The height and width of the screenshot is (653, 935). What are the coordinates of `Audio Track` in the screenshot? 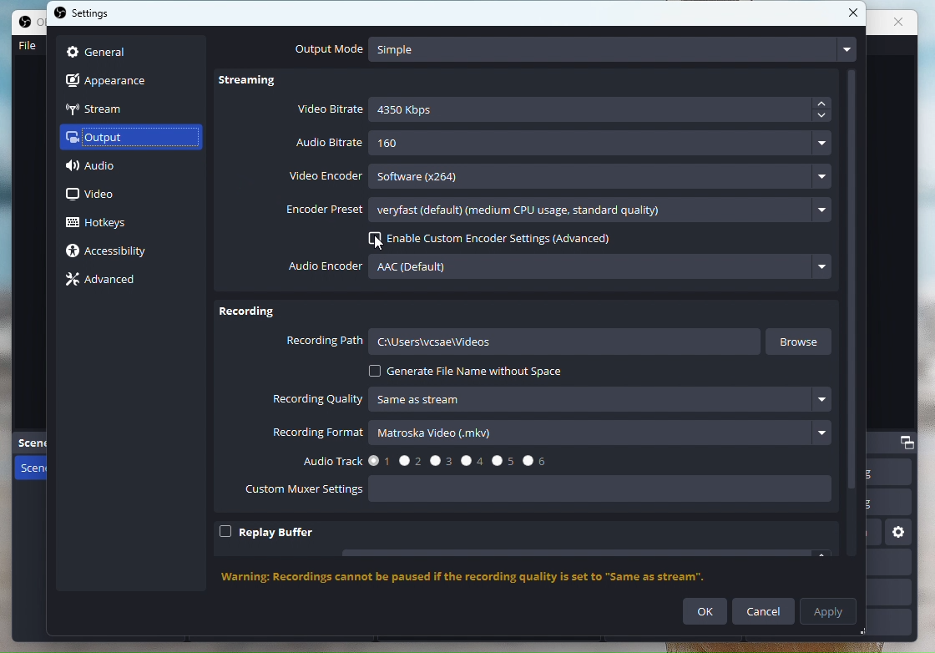 It's located at (423, 462).